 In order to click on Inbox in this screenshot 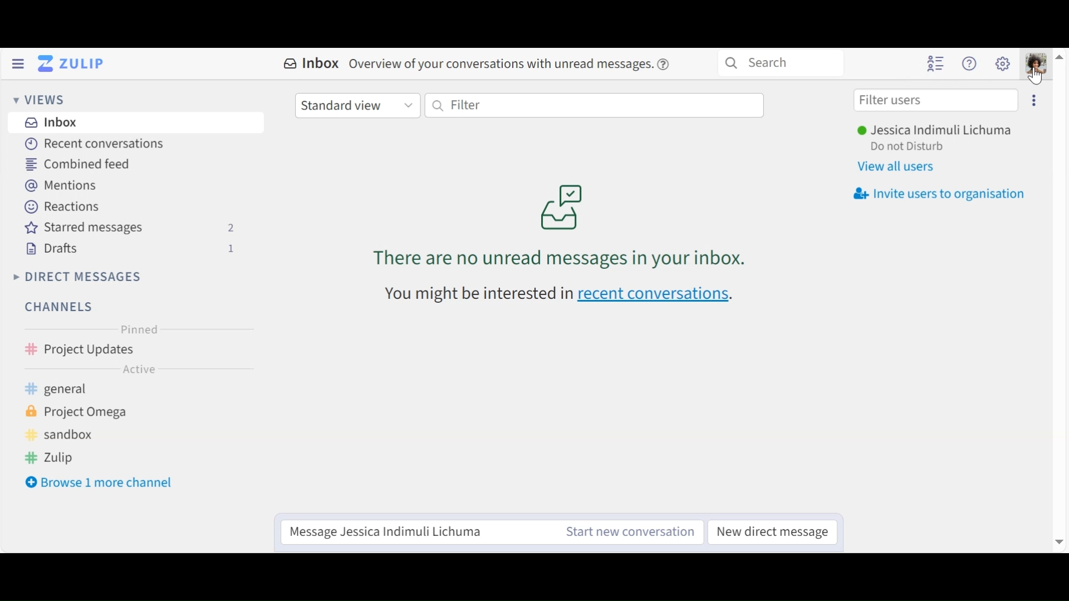, I will do `click(143, 124)`.